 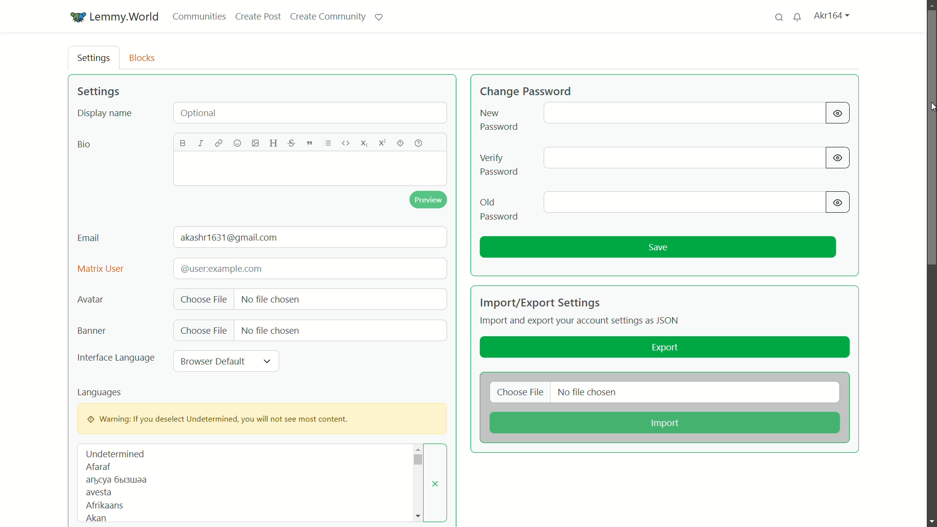 What do you see at coordinates (116, 358) in the screenshot?
I see `interface language` at bounding box center [116, 358].